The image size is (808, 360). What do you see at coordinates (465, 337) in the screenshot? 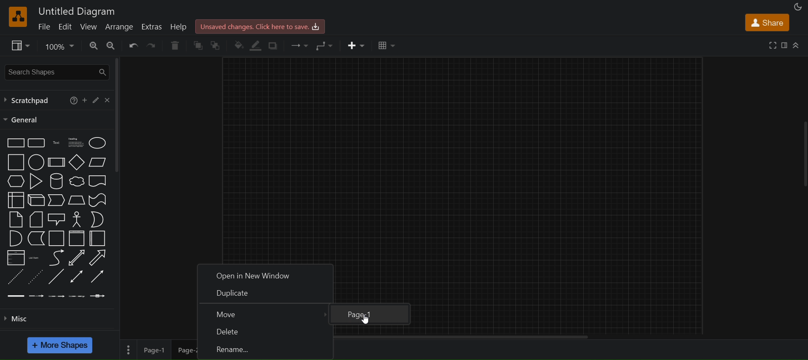
I see `horizontal scroll bar` at bounding box center [465, 337].